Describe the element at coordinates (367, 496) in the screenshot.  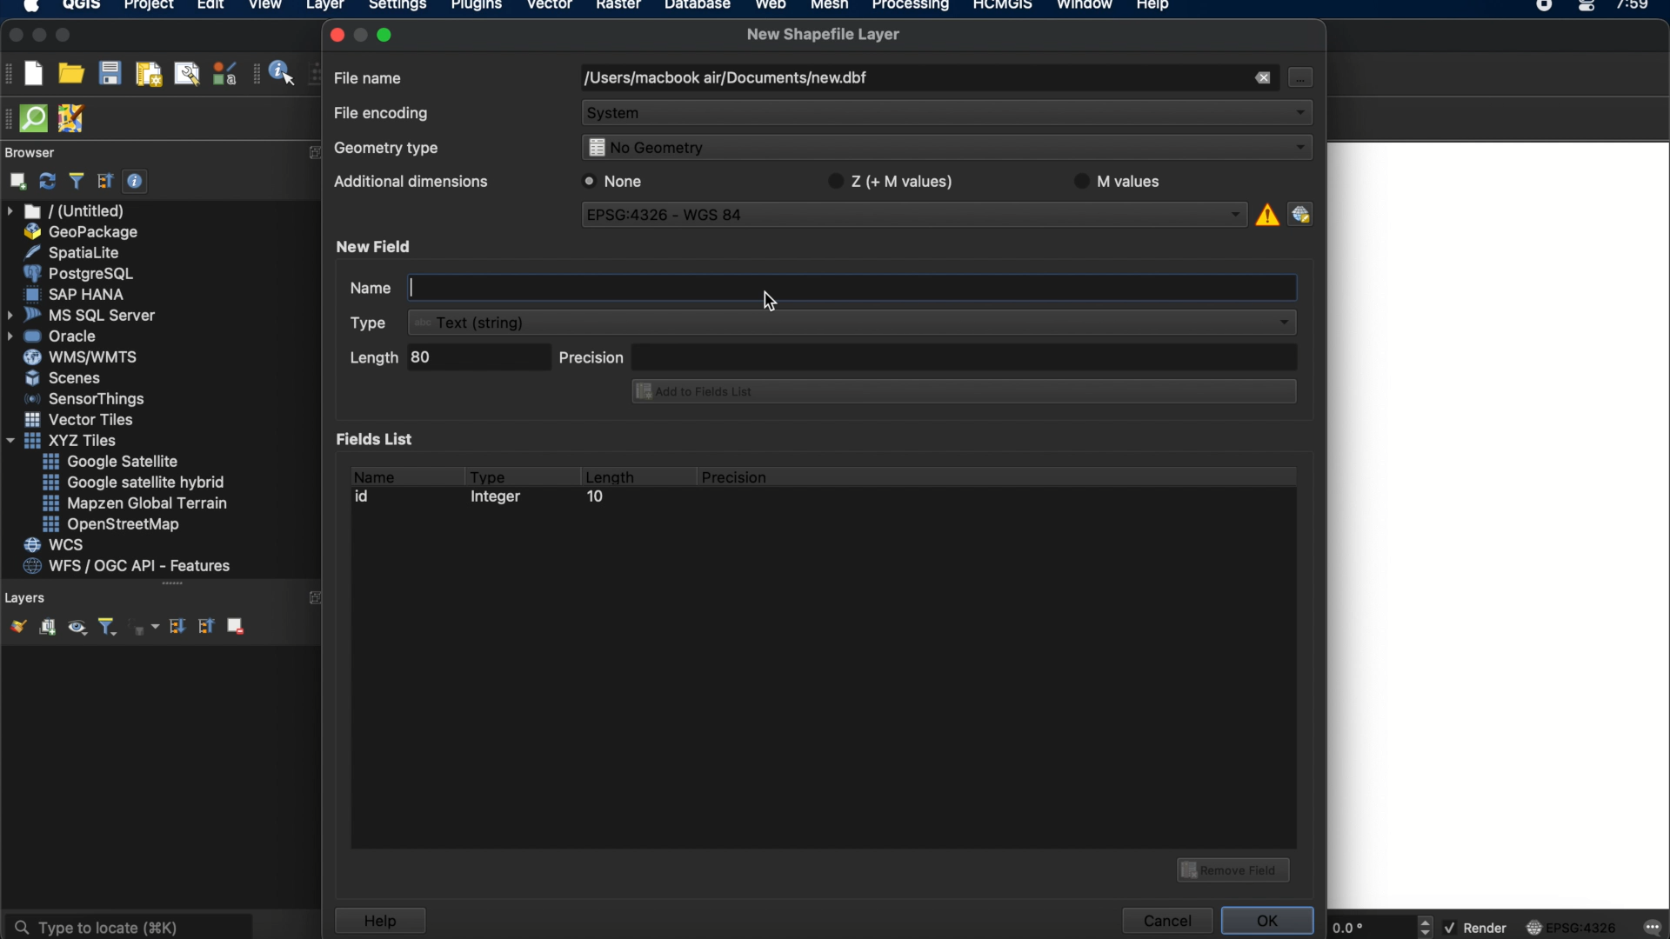
I see `id` at that location.